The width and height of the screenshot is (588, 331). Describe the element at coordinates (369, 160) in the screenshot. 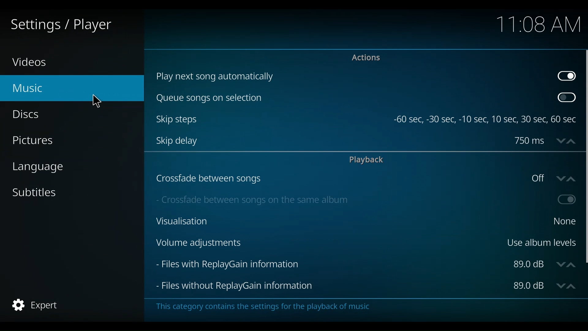

I see `playback` at that location.